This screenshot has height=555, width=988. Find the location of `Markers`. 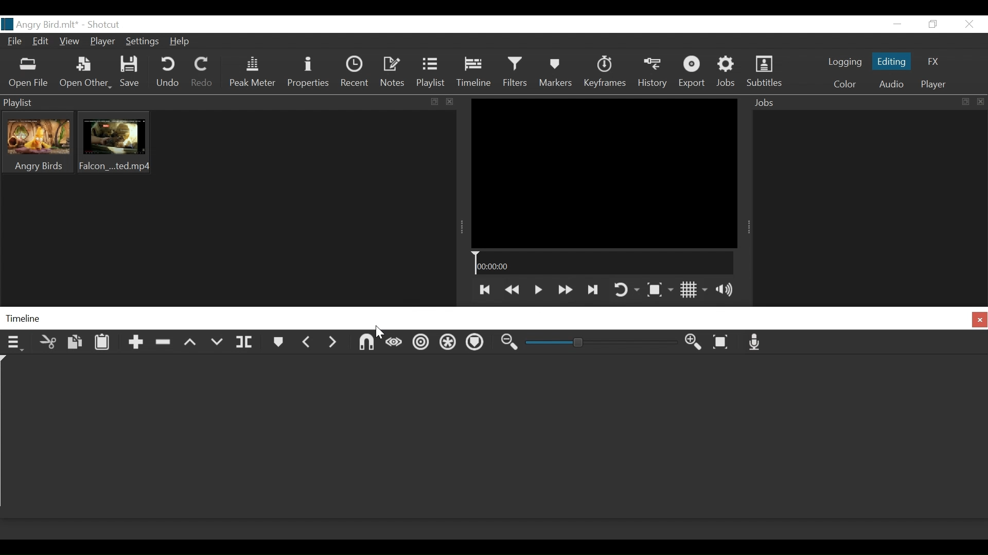

Markers is located at coordinates (277, 343).